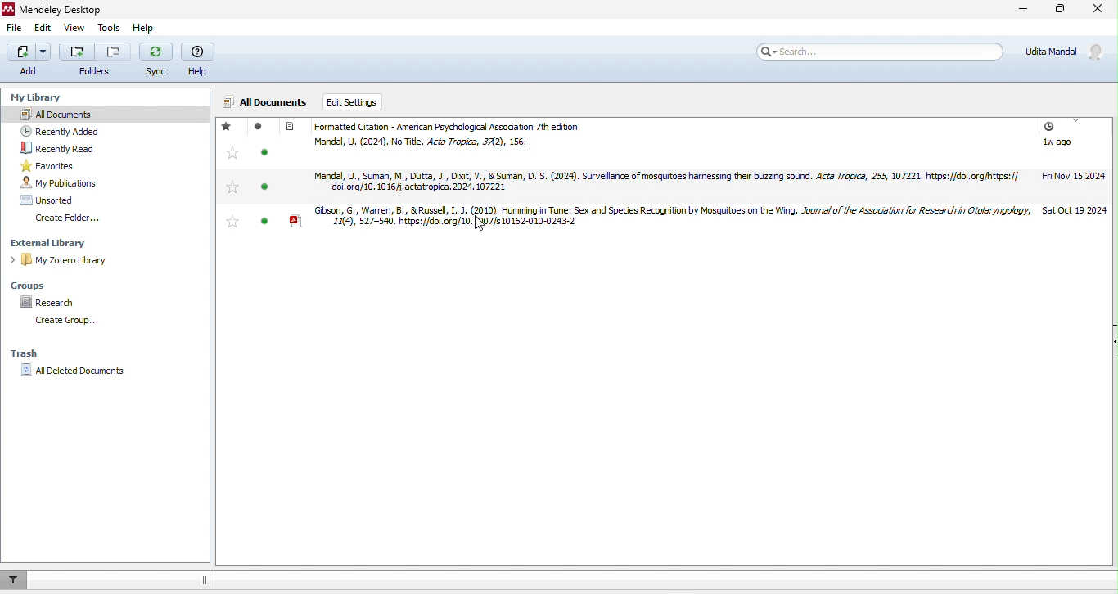  Describe the element at coordinates (267, 101) in the screenshot. I see `all documents` at that location.